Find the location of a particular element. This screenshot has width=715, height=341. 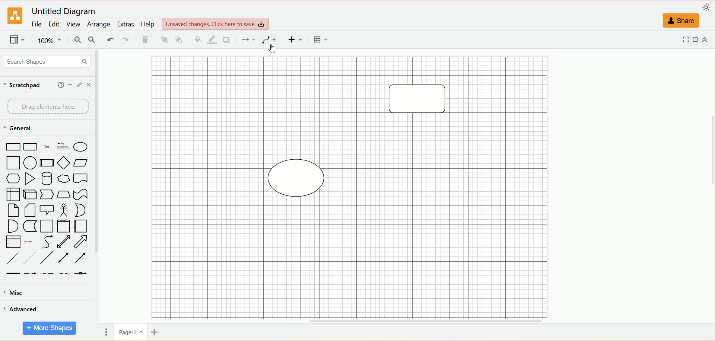

page-1 is located at coordinates (129, 332).